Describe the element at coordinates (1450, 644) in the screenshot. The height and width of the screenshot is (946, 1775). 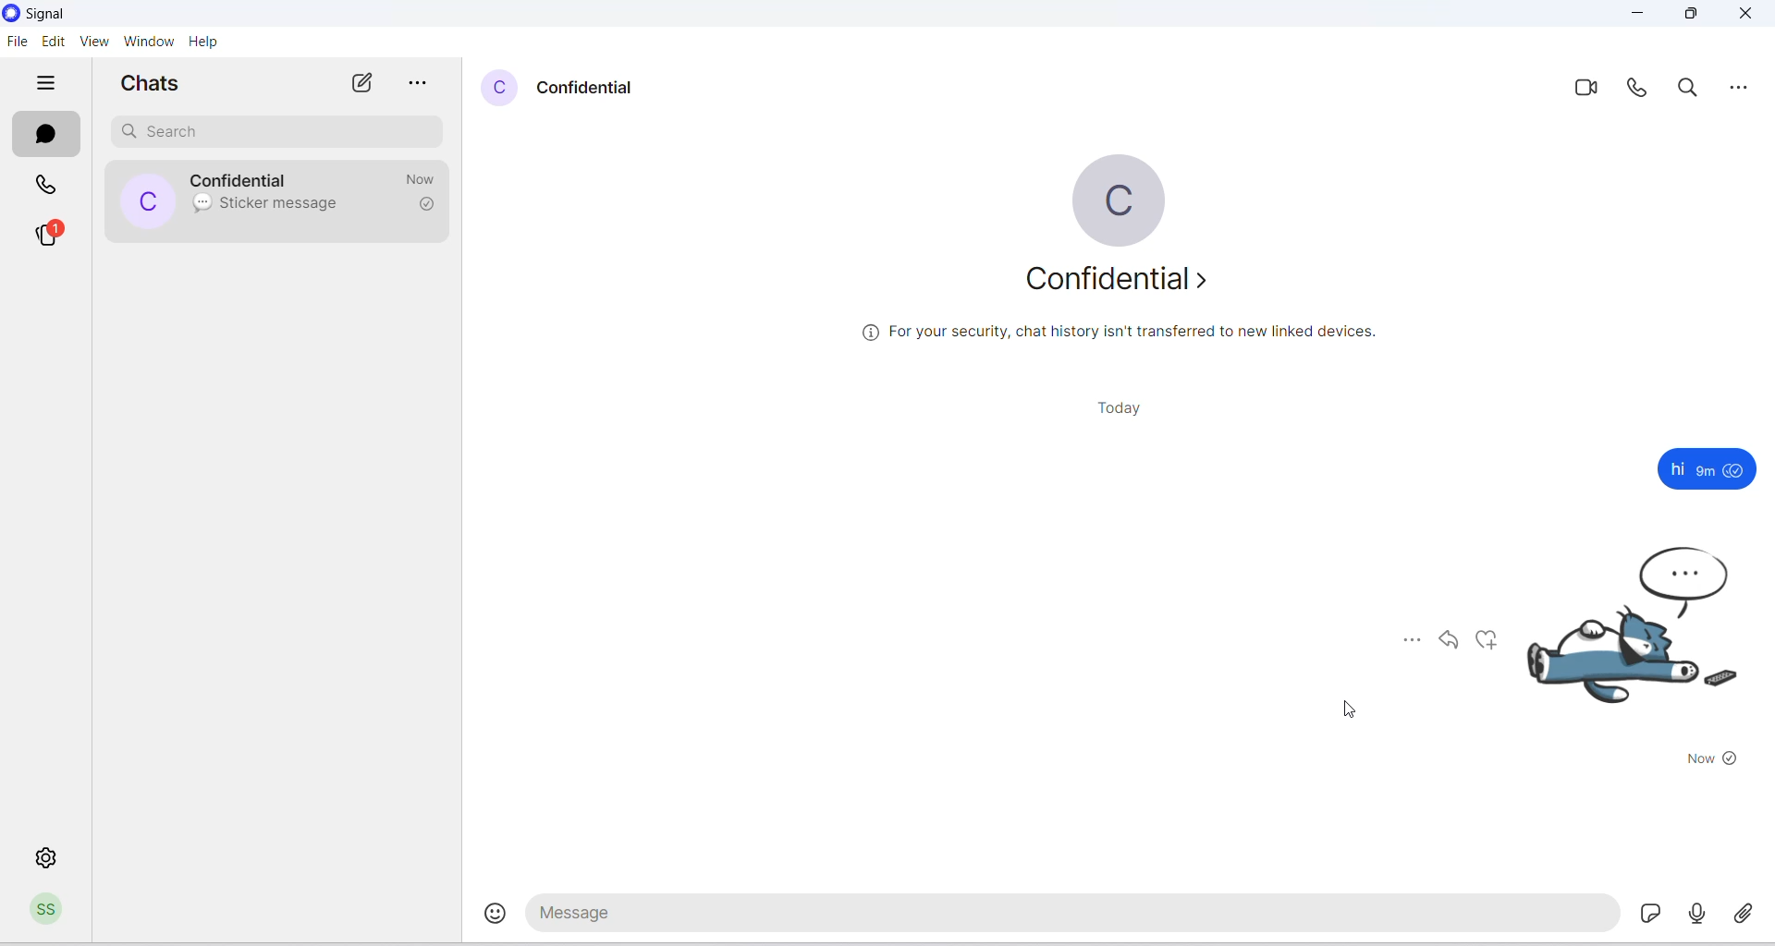
I see `reply` at that location.